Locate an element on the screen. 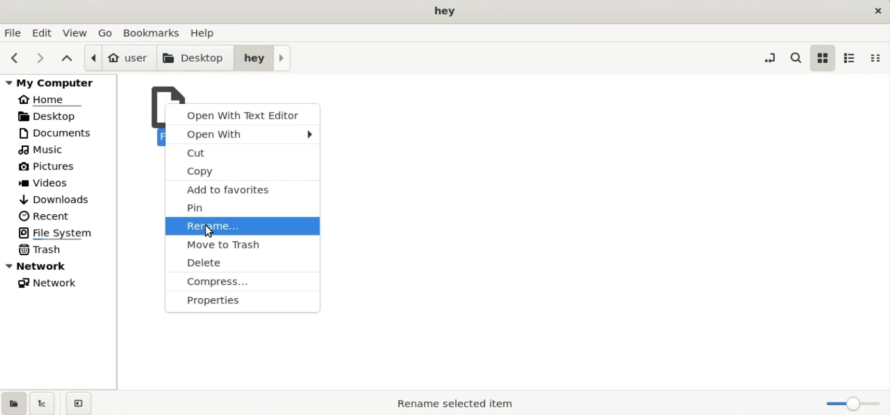  help is located at coordinates (206, 31).